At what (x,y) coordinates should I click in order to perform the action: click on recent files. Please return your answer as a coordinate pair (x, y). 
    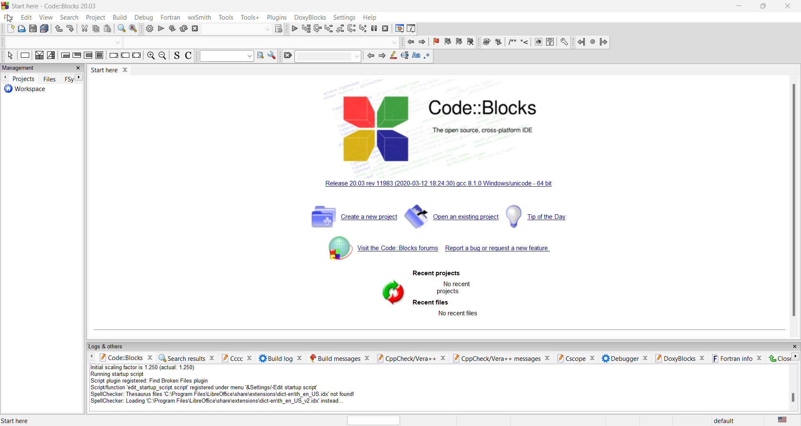
    Looking at the image, I should click on (431, 303).